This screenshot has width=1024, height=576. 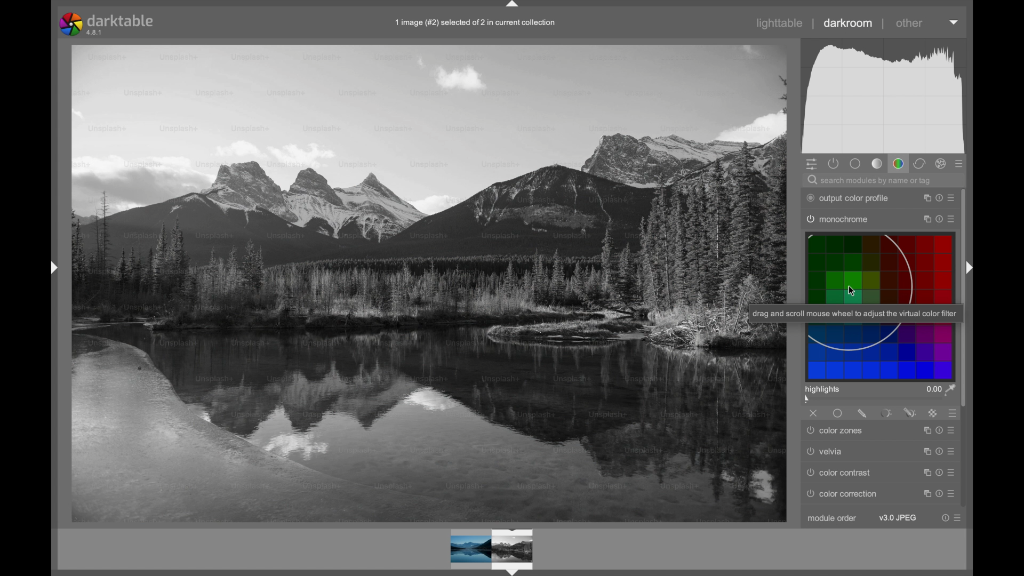 I want to click on separator, so click(x=813, y=24).